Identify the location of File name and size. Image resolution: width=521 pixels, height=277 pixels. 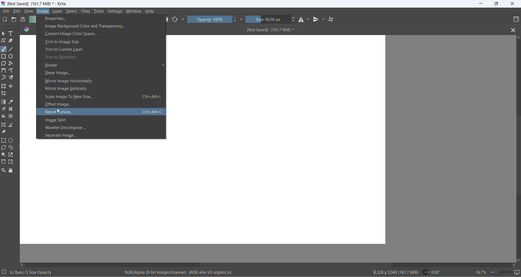
(36, 4).